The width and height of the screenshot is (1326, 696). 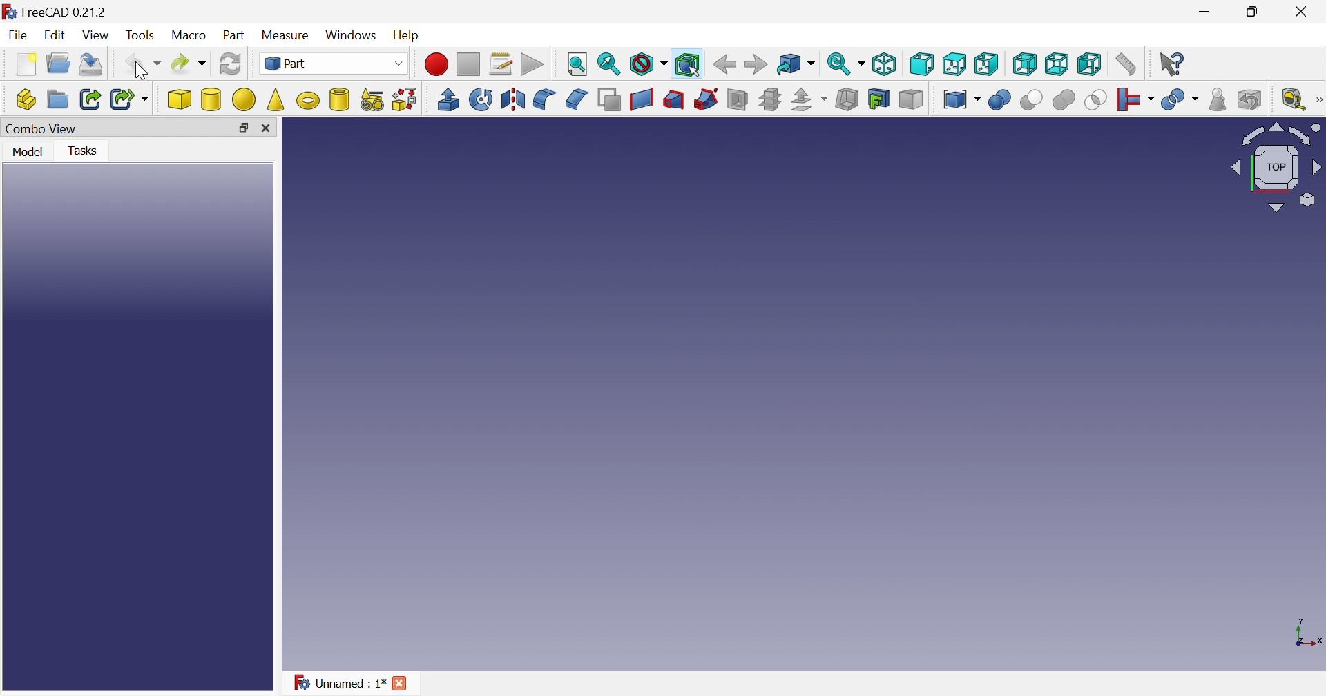 I want to click on Cube, so click(x=180, y=99).